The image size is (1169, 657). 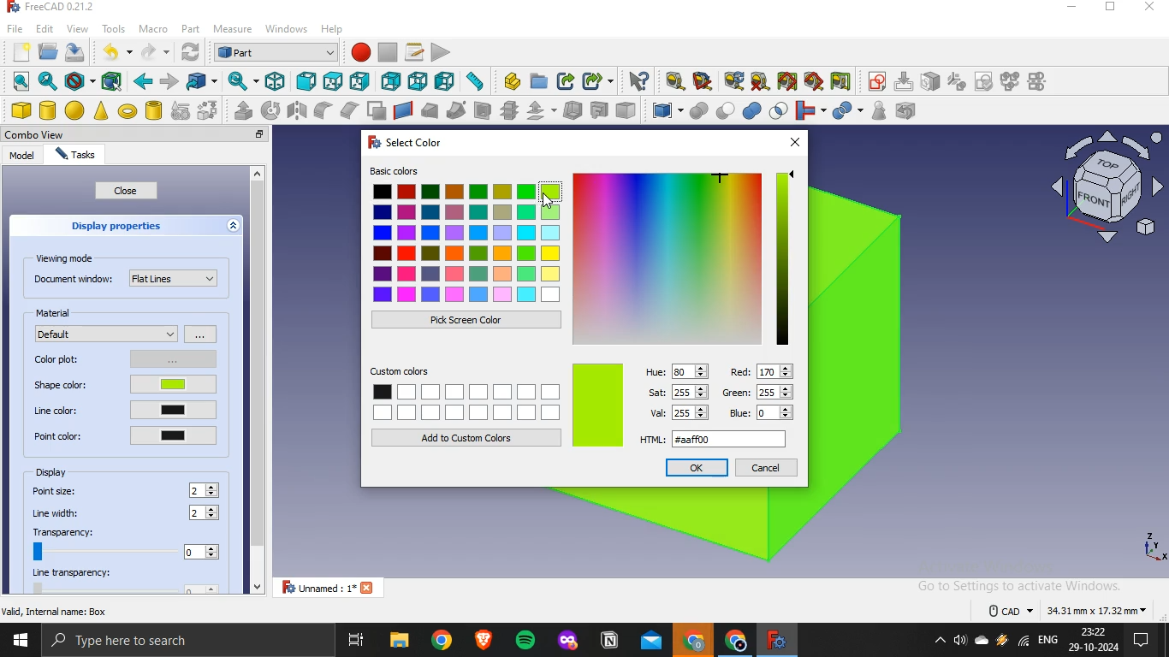 What do you see at coordinates (774, 640) in the screenshot?
I see `freecad` at bounding box center [774, 640].